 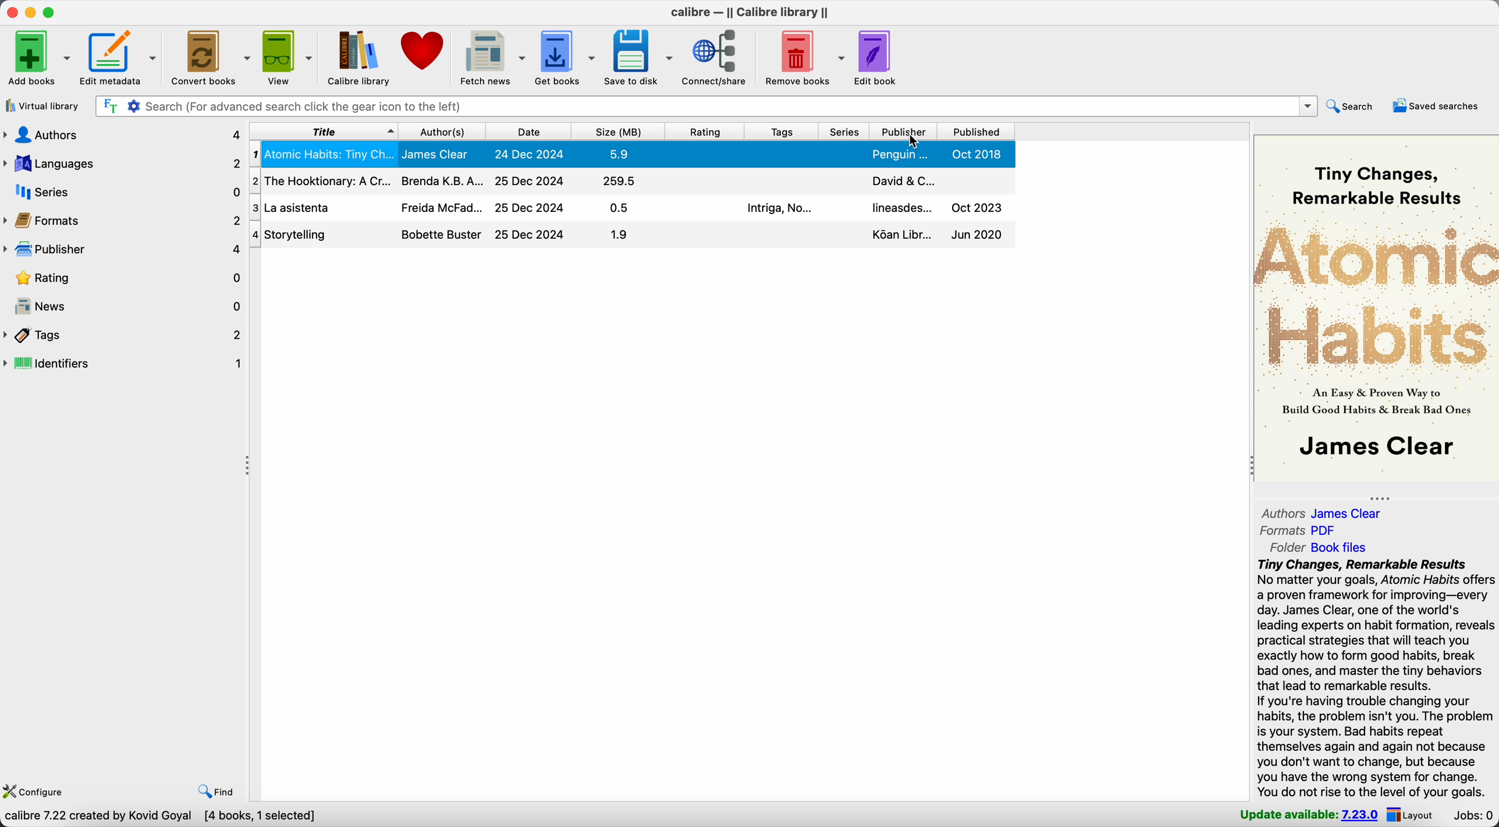 I want to click on publisher, so click(x=123, y=251).